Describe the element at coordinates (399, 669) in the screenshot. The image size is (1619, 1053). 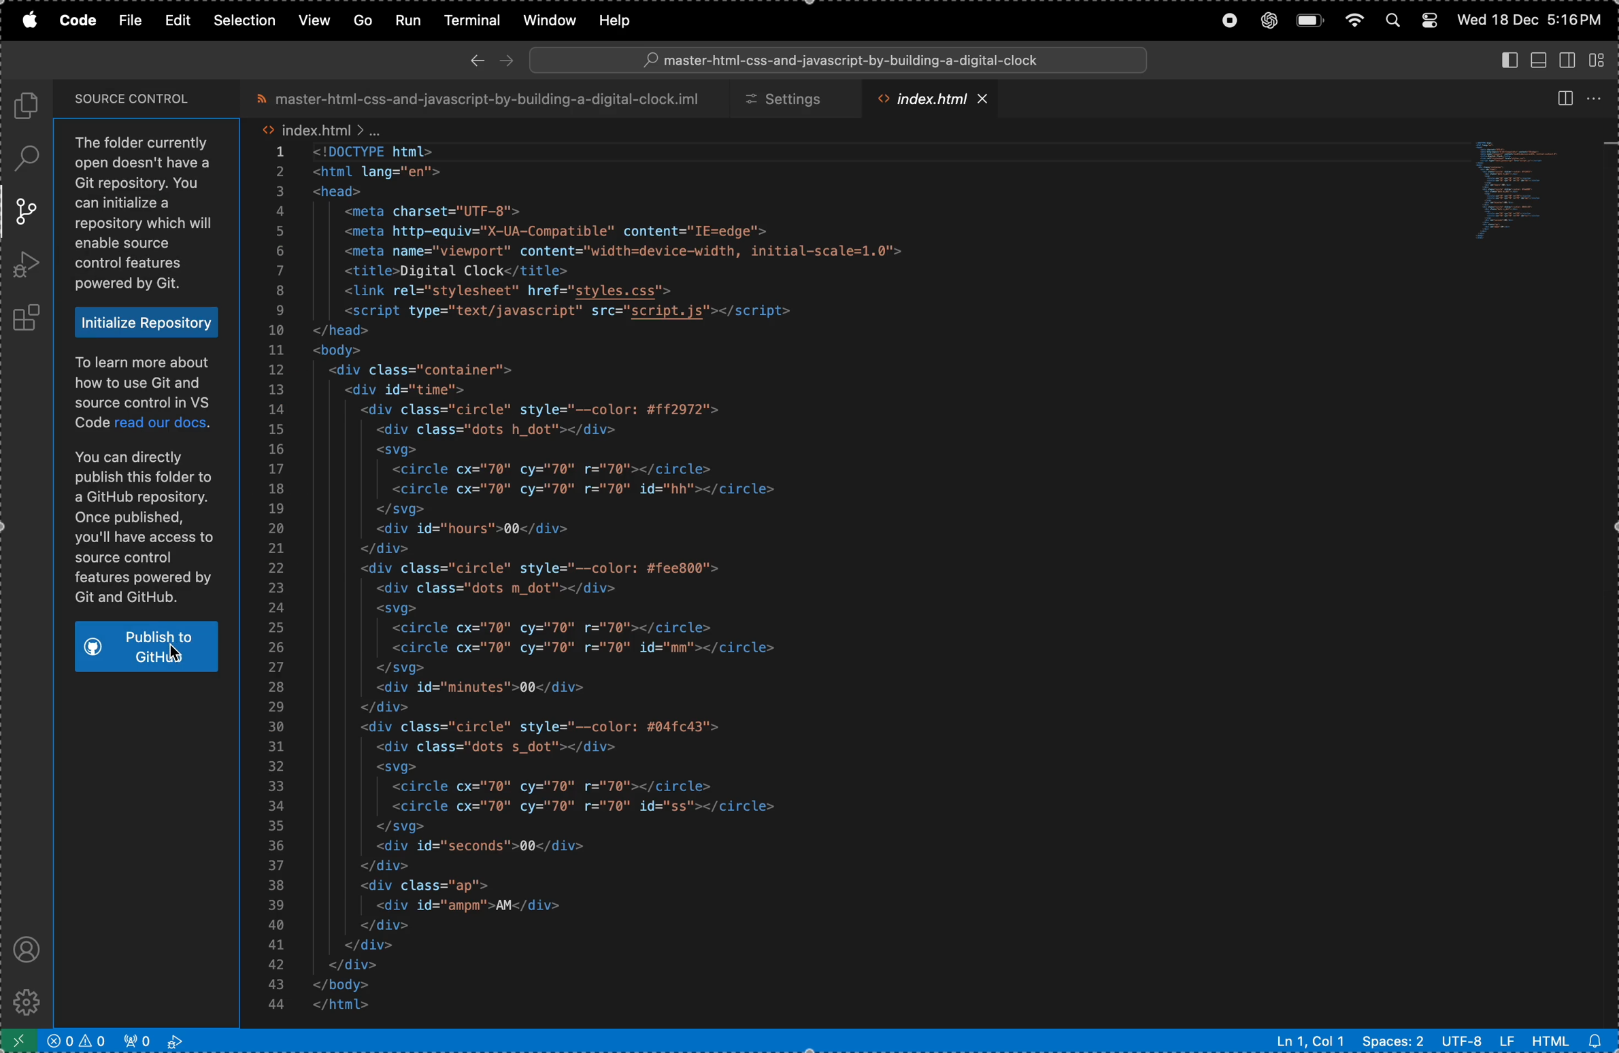
I see `</svg>` at that location.